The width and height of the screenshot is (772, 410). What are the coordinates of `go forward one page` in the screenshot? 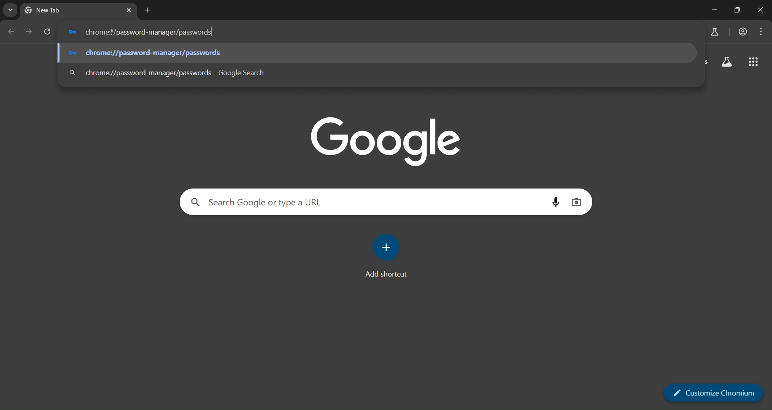 It's located at (30, 31).